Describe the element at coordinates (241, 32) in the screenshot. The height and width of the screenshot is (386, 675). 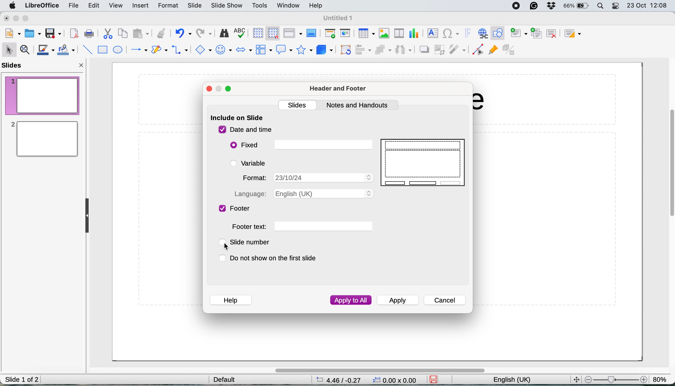
I see `spelling` at that location.